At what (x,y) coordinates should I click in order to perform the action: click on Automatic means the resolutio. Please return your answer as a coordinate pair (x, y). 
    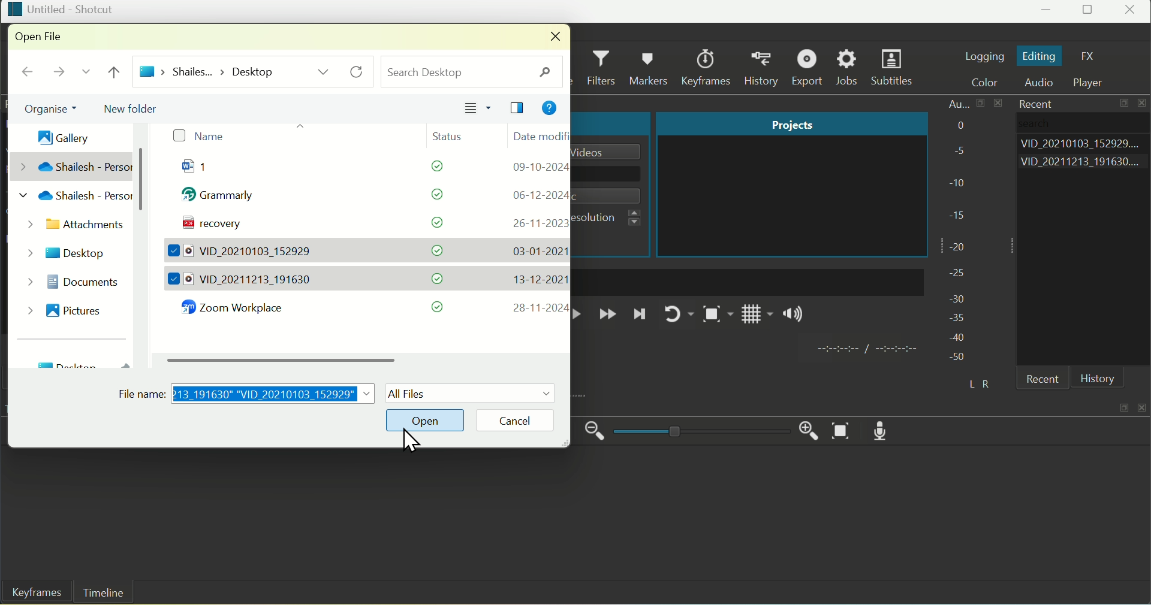
    Looking at the image, I should click on (612, 218).